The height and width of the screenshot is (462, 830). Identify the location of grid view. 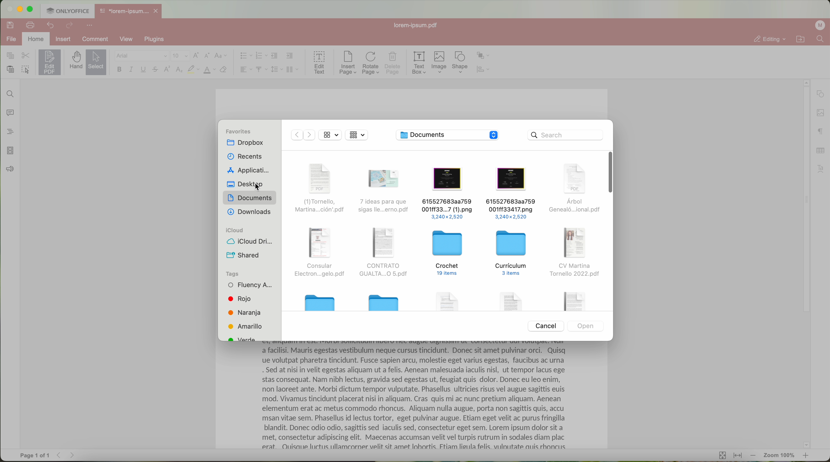
(358, 135).